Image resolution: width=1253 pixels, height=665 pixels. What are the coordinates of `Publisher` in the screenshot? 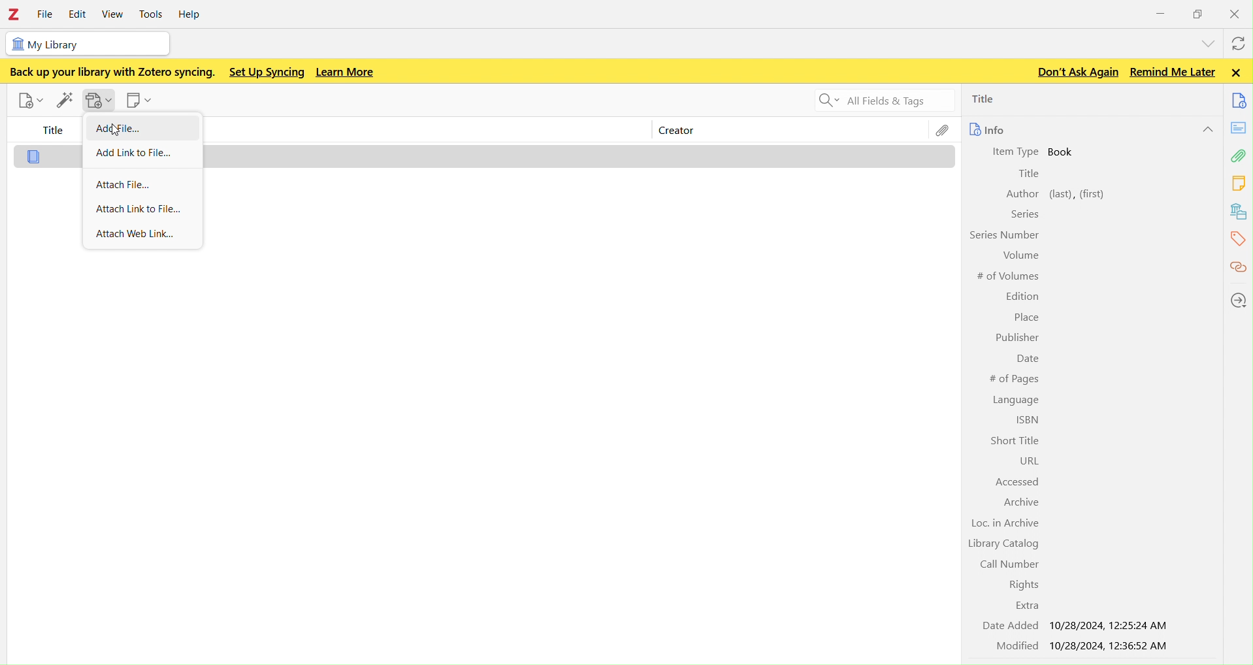 It's located at (1015, 337).